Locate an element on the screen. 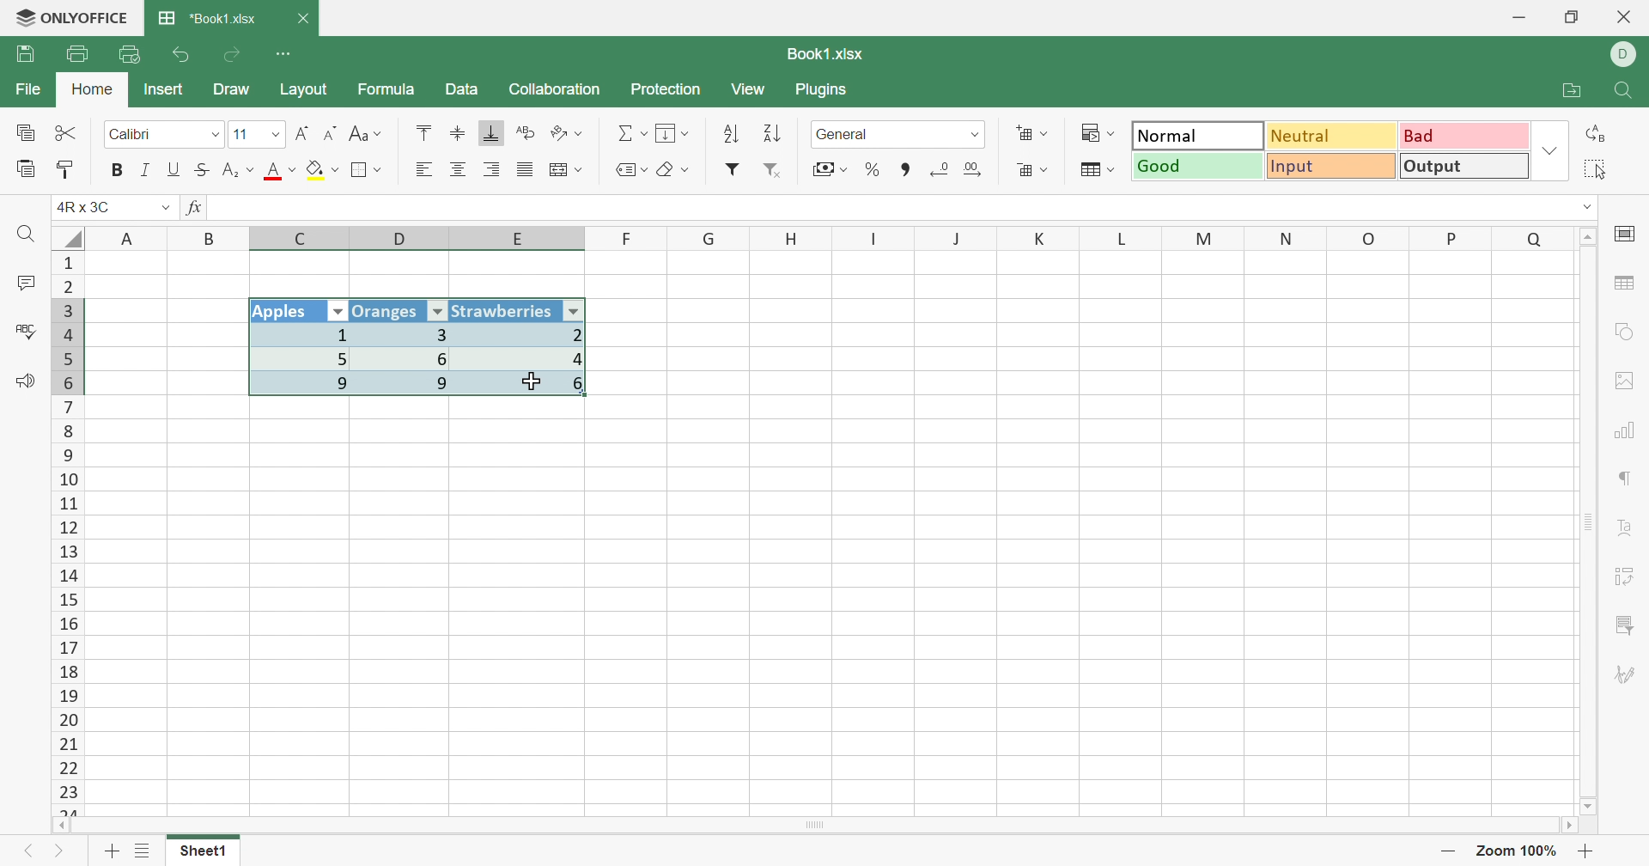  Align Bottom is located at coordinates (492, 133).